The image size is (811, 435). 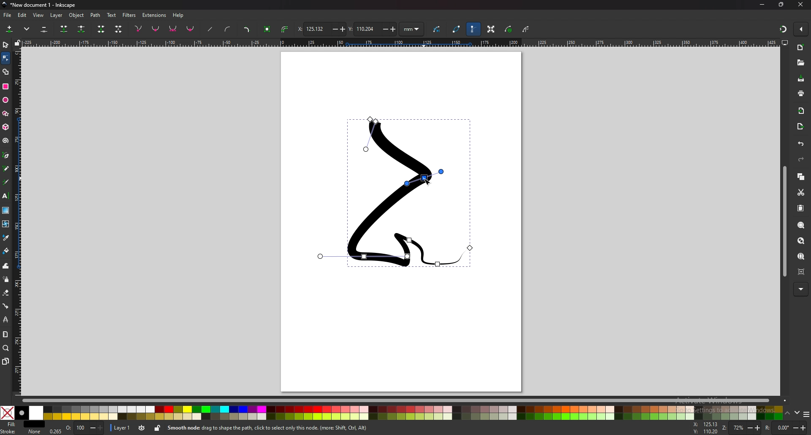 I want to click on show clipping path, so click(x=527, y=29).